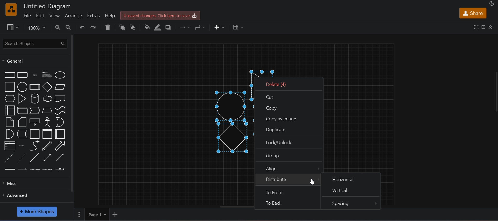 The image size is (498, 221). Describe the element at coordinates (287, 203) in the screenshot. I see `to back` at that location.